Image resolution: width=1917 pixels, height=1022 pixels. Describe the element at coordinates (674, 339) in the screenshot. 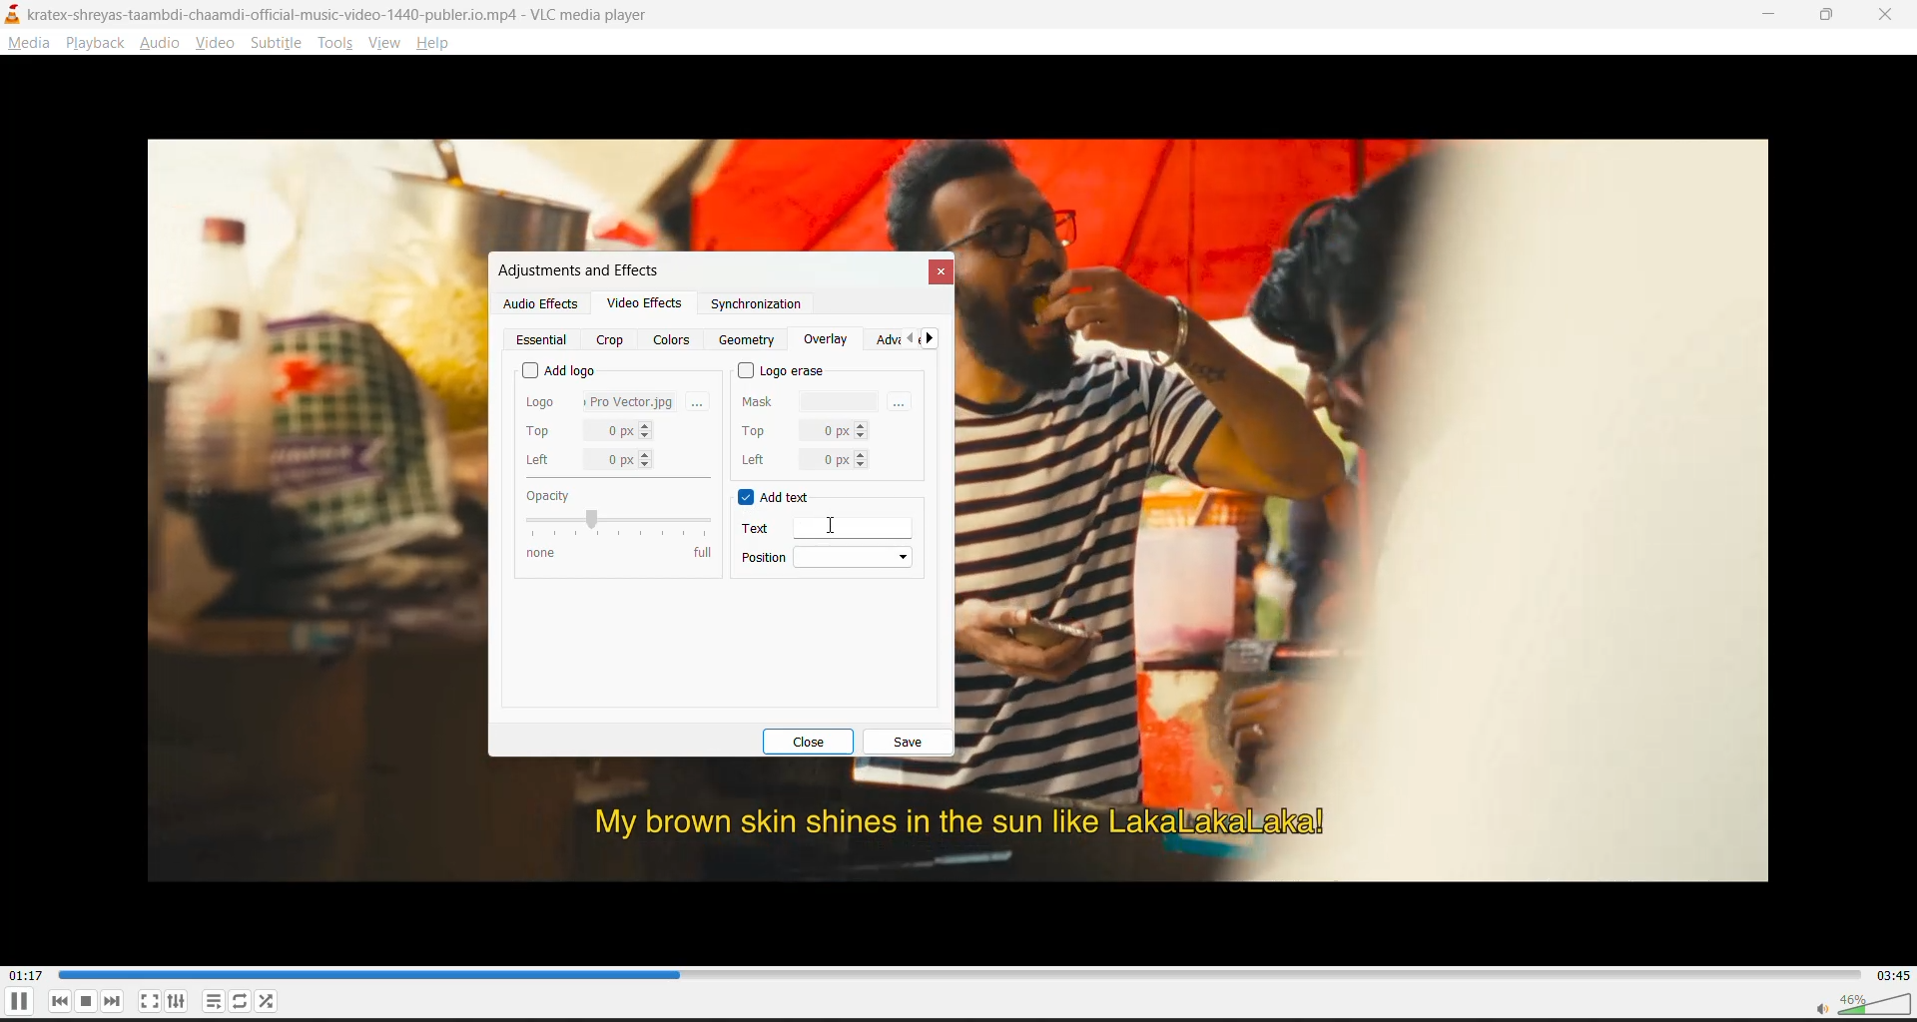

I see `colors` at that location.